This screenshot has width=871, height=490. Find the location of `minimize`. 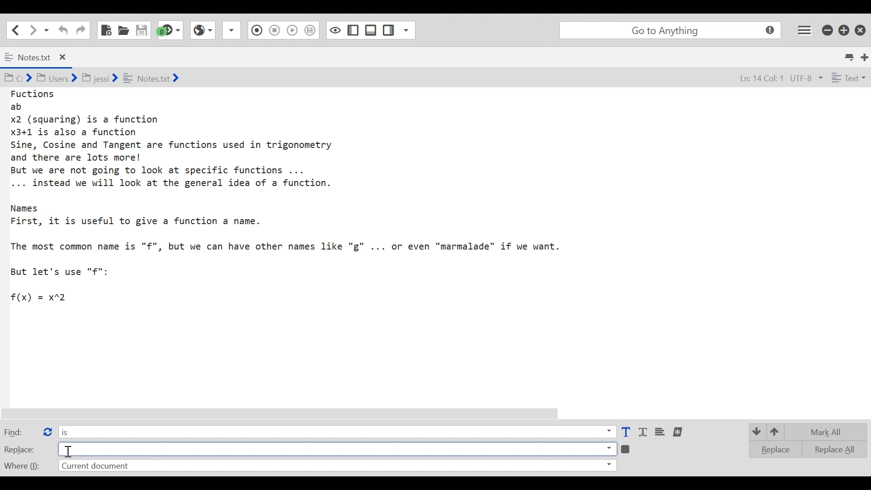

minimize is located at coordinates (828, 29).